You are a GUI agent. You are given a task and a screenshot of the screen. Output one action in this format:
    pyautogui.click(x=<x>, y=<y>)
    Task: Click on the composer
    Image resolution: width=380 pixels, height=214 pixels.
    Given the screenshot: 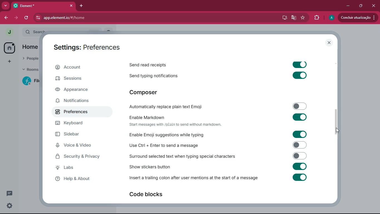 What is the action you would take?
    pyautogui.click(x=148, y=92)
    